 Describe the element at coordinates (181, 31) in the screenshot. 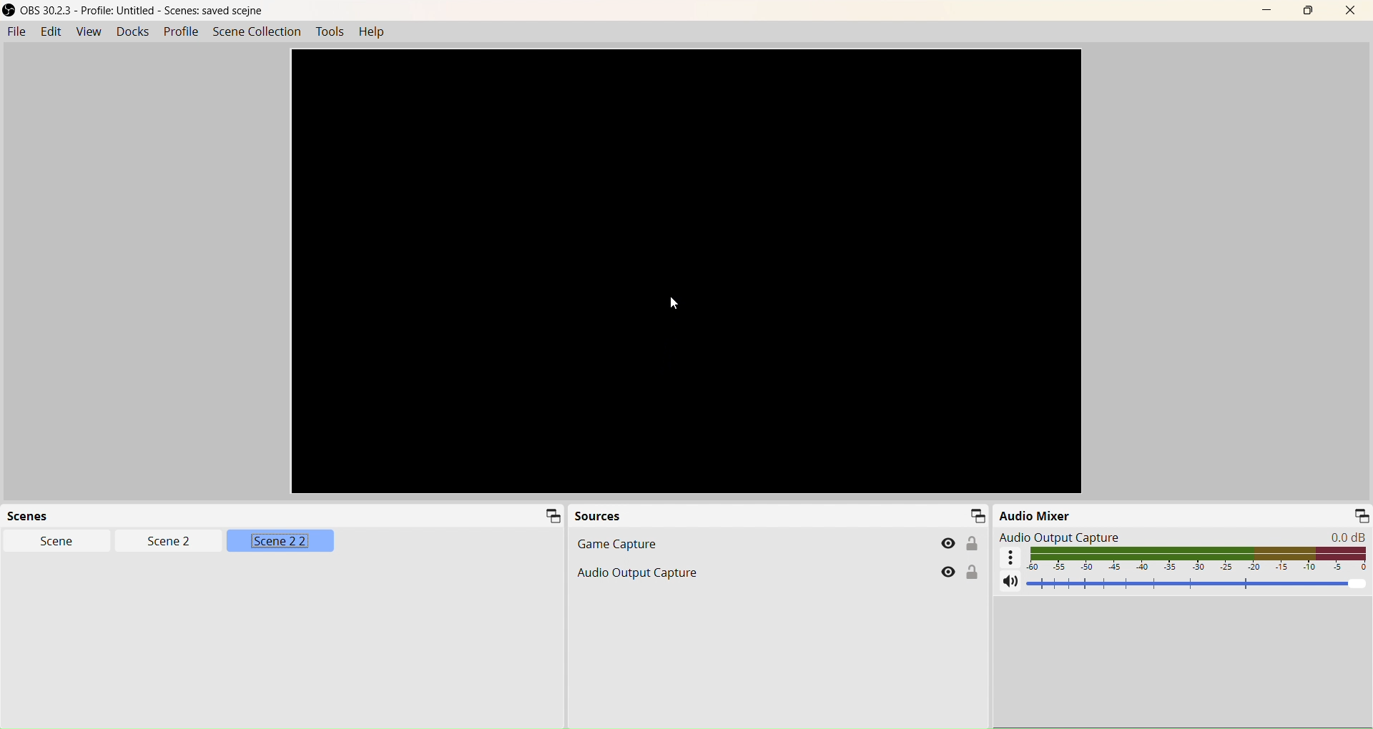

I see `Profile` at that location.